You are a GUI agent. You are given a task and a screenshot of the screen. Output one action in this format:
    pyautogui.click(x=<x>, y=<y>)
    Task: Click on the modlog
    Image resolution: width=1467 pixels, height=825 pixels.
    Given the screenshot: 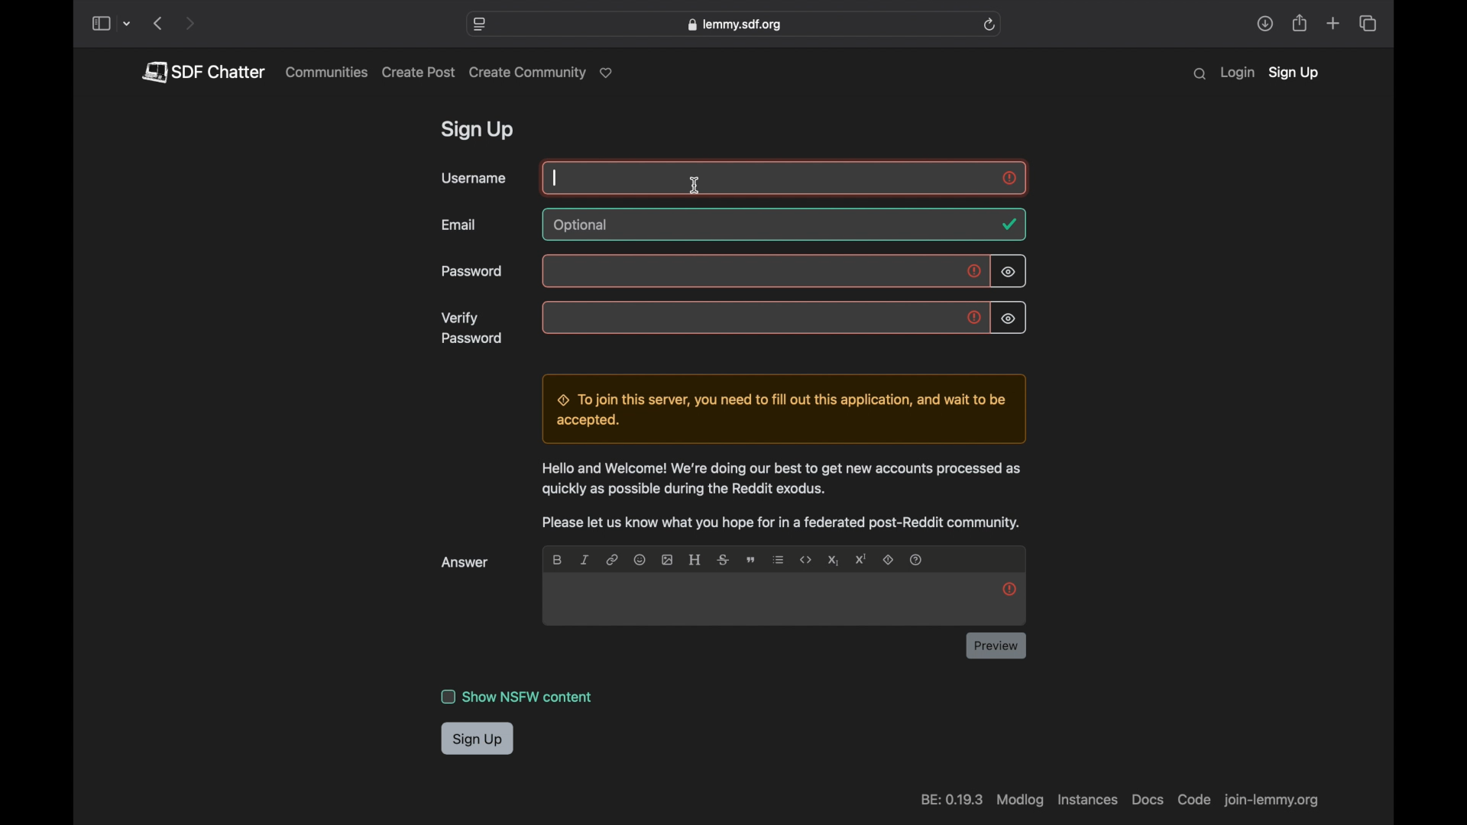 What is the action you would take?
    pyautogui.click(x=1018, y=801)
    